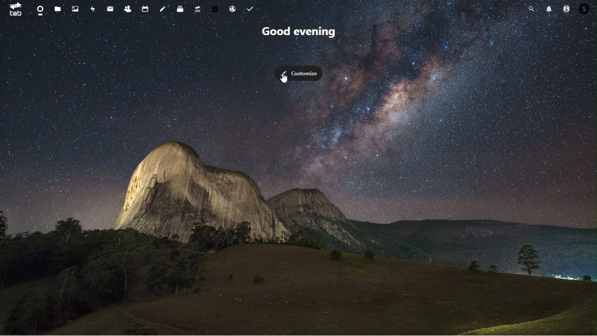 The image size is (597, 336). I want to click on Account icon, so click(587, 9).